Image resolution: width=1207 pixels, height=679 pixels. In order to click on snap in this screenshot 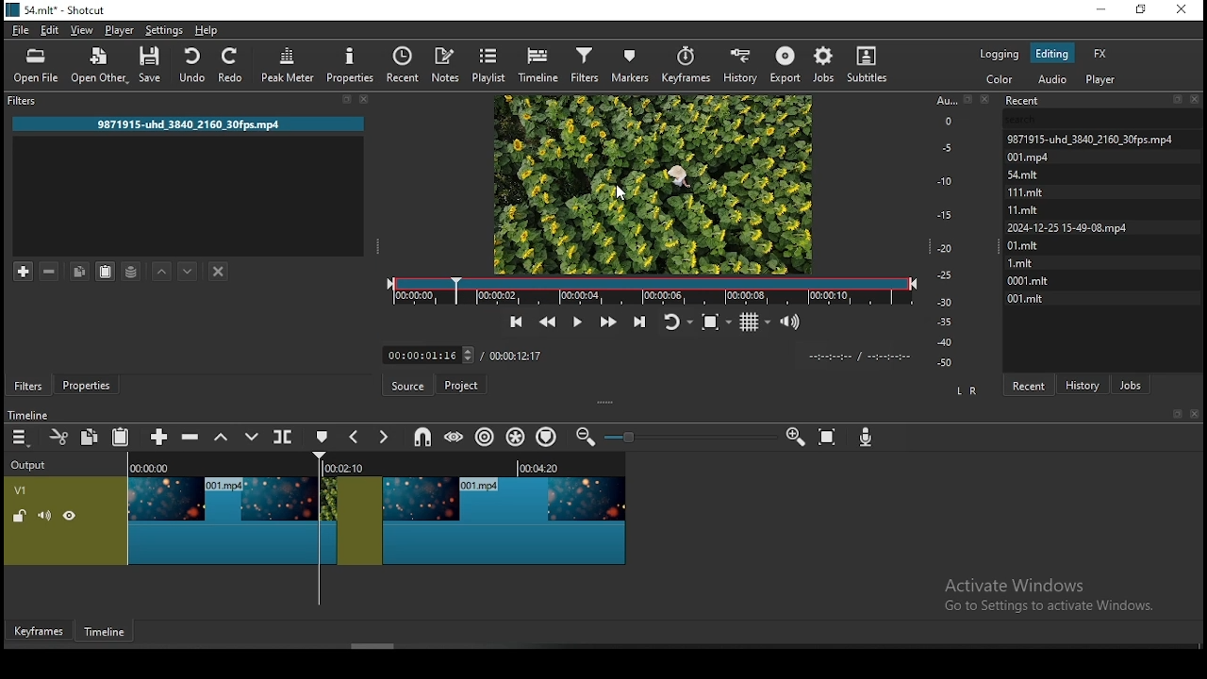, I will do `click(425, 436)`.